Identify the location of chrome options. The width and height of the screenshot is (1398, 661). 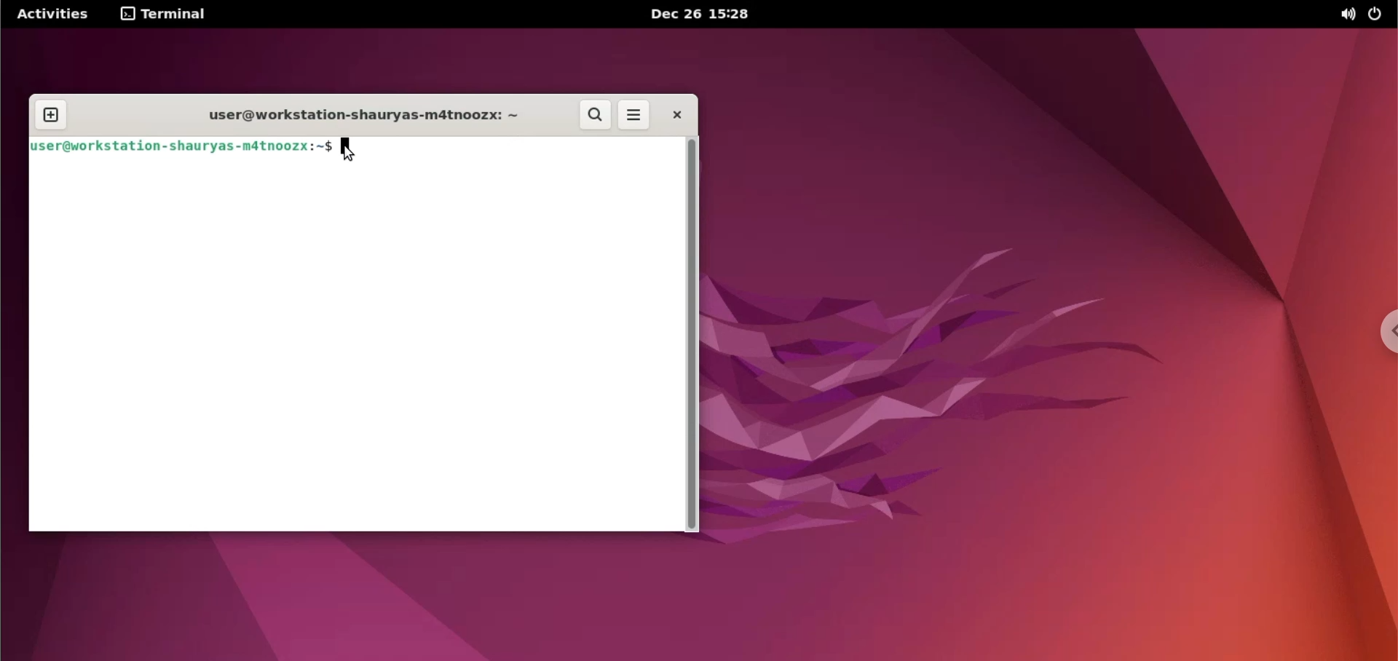
(1383, 335).